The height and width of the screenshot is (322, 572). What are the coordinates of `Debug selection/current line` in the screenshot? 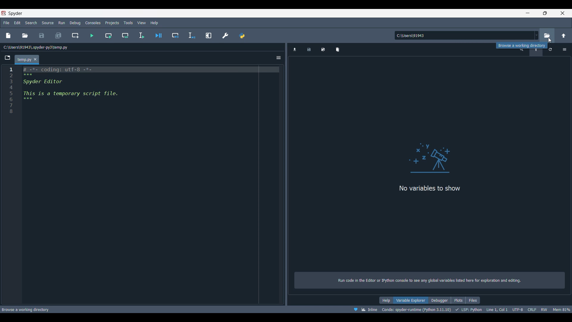 It's located at (192, 35).